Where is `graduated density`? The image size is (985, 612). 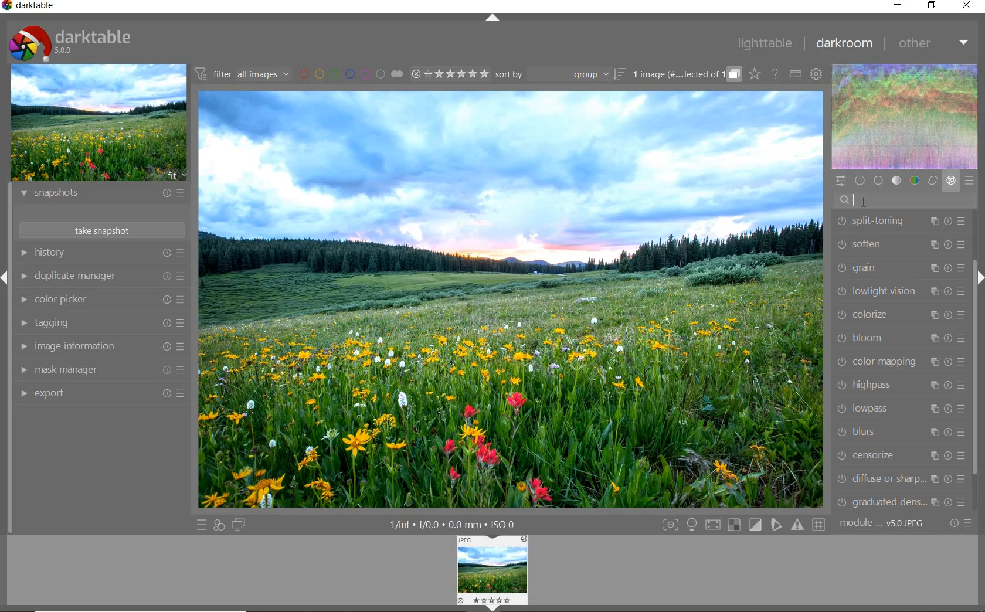
graduated density is located at coordinates (899, 503).